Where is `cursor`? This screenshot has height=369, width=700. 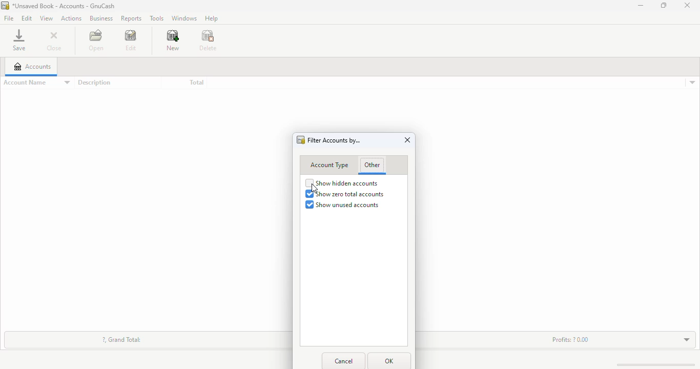
cursor is located at coordinates (314, 188).